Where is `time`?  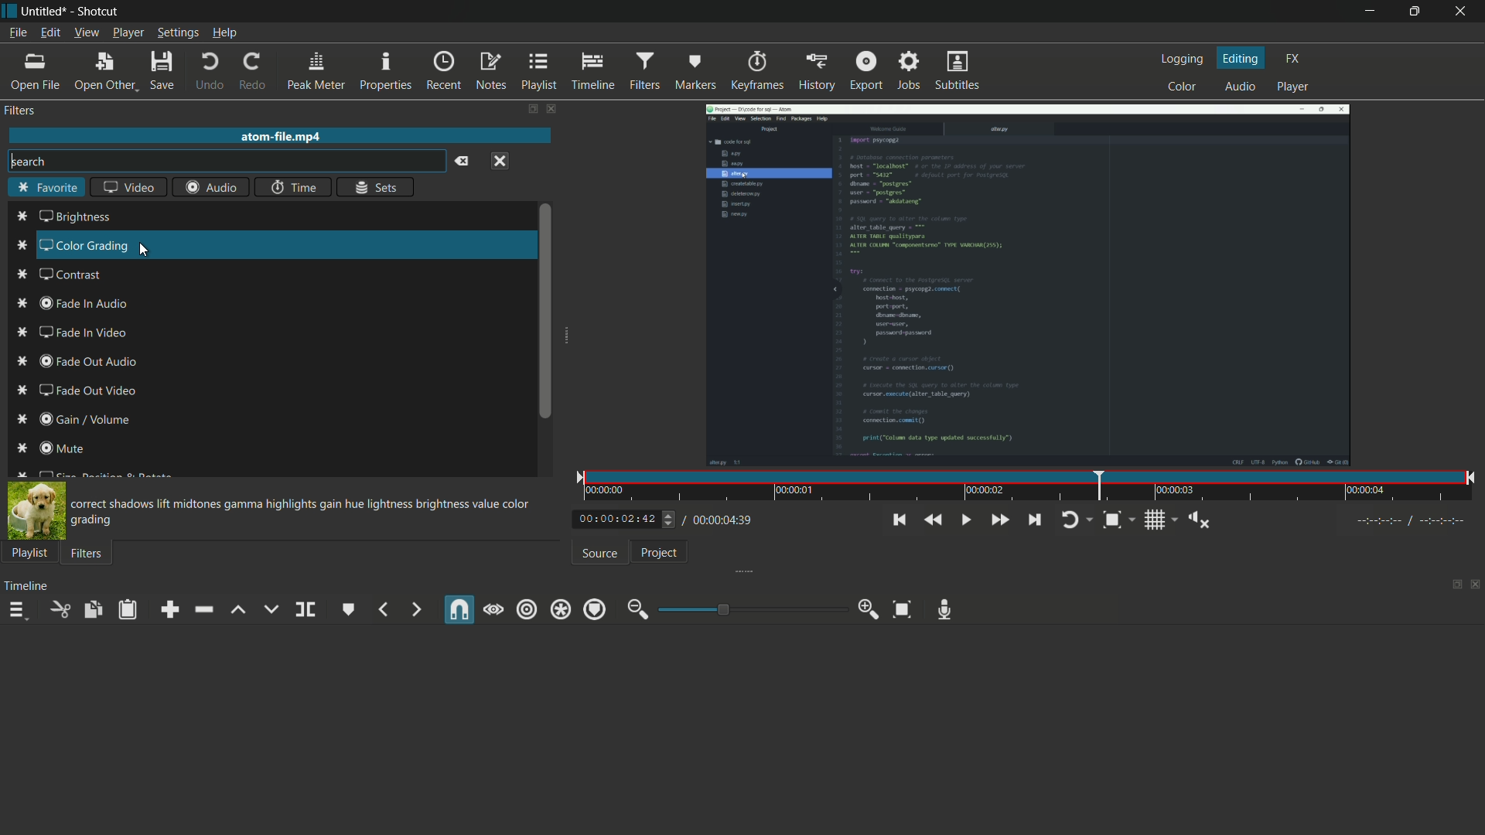
time is located at coordinates (291, 189).